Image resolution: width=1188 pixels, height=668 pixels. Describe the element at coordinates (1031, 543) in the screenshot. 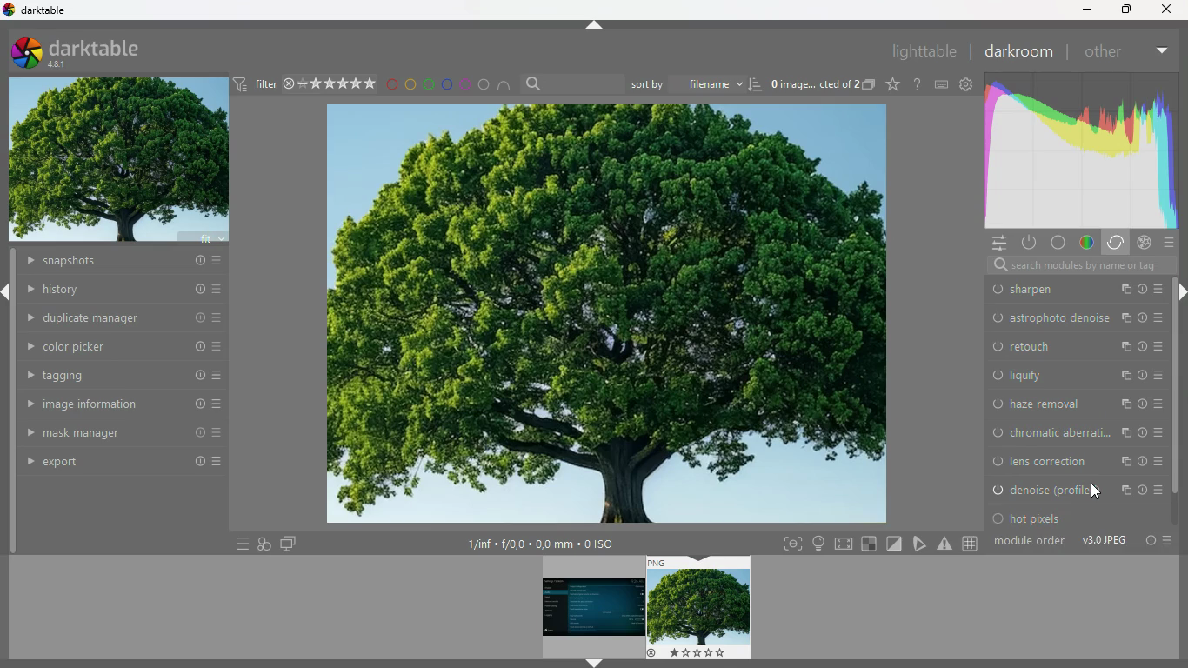

I see `module order` at that location.